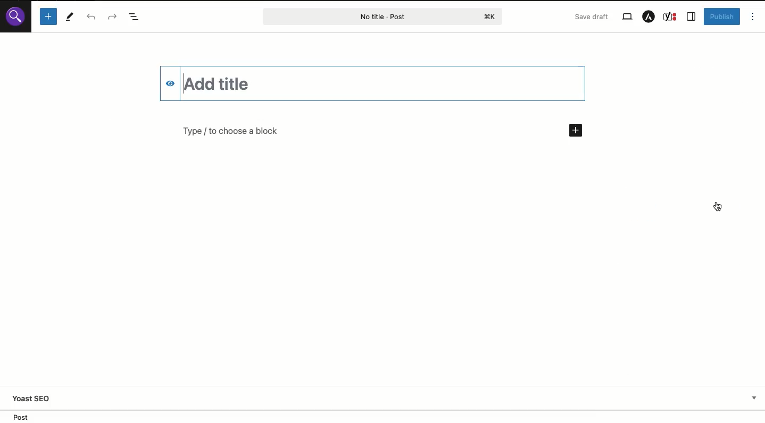 This screenshot has height=423, width=765. What do you see at coordinates (386, 399) in the screenshot?
I see `Yoast SEO` at bounding box center [386, 399].